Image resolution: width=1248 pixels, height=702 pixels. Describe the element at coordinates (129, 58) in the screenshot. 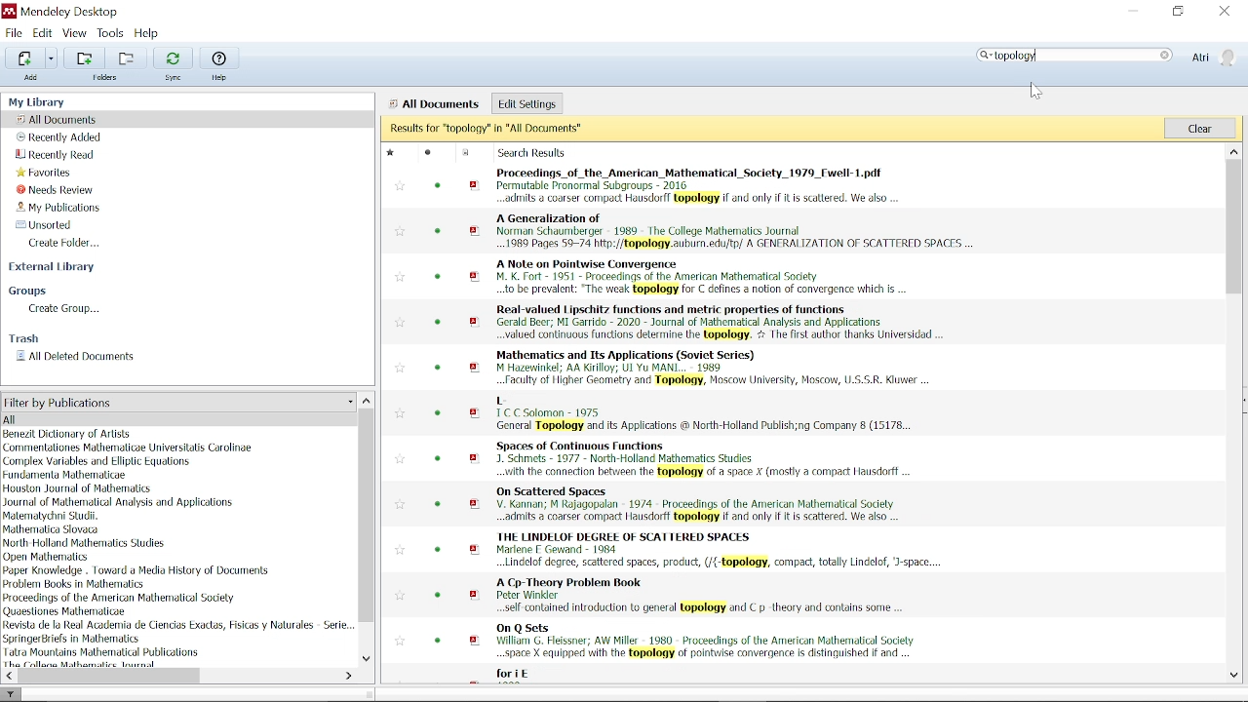

I see `Add folder` at that location.